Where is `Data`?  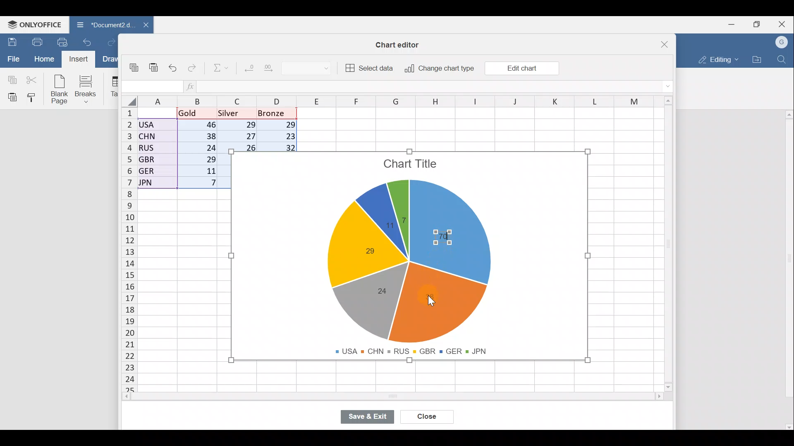
Data is located at coordinates (172, 148).